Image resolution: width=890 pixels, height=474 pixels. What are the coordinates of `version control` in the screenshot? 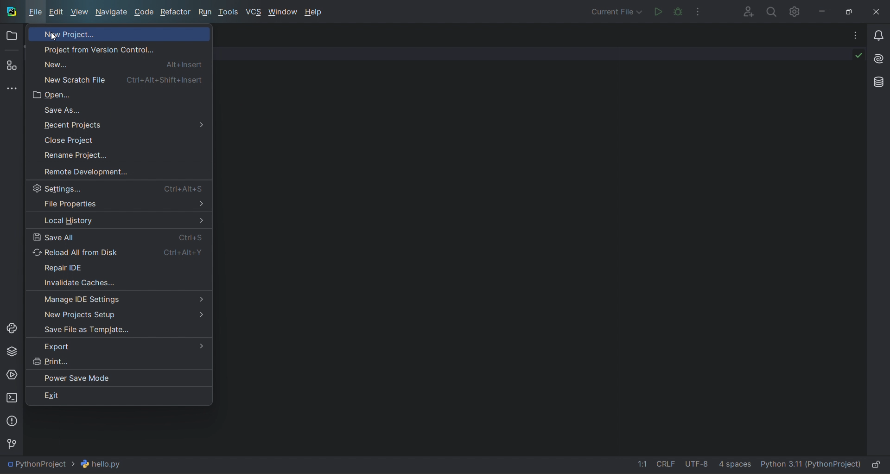 It's located at (14, 443).